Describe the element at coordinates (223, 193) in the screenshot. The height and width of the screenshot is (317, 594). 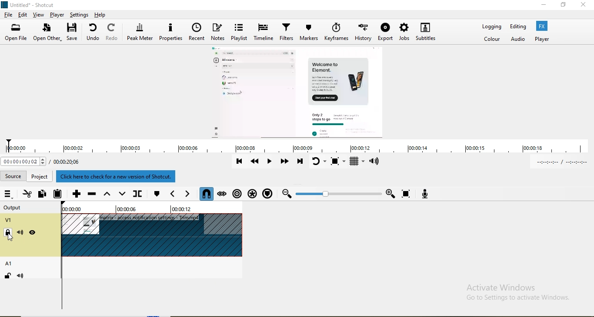
I see `Scrub while dragging` at that location.